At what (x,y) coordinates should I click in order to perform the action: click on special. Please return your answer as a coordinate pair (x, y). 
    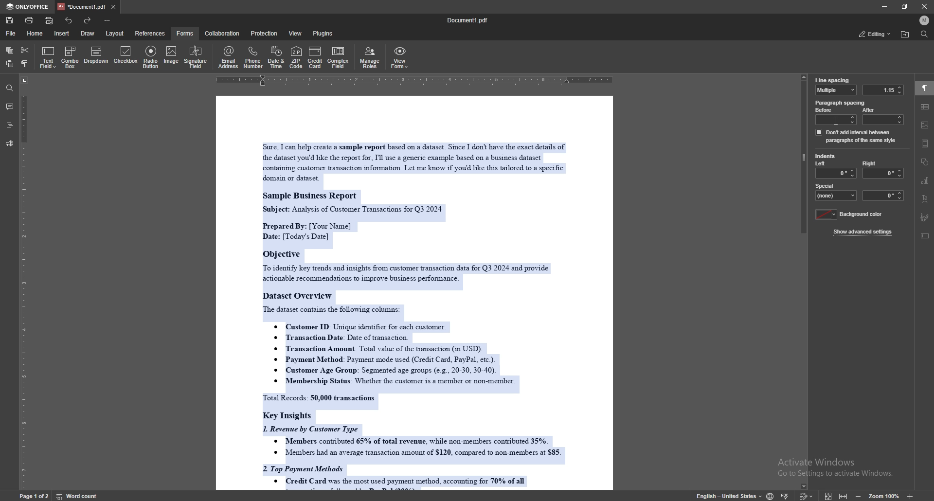
    Looking at the image, I should click on (836, 191).